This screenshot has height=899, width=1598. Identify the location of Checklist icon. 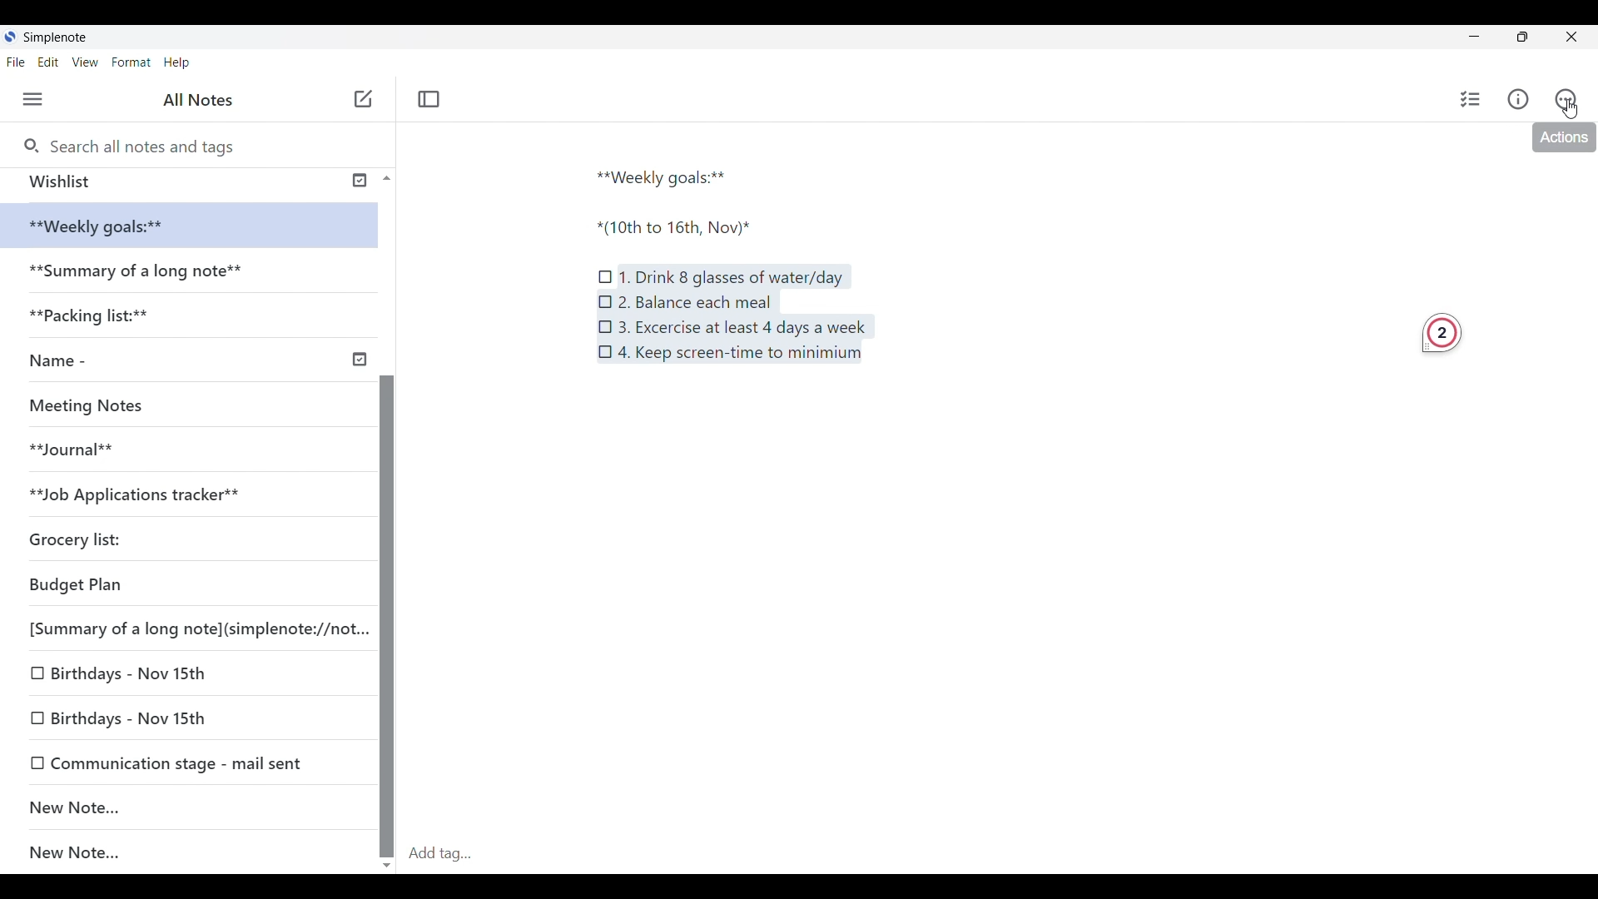
(606, 352).